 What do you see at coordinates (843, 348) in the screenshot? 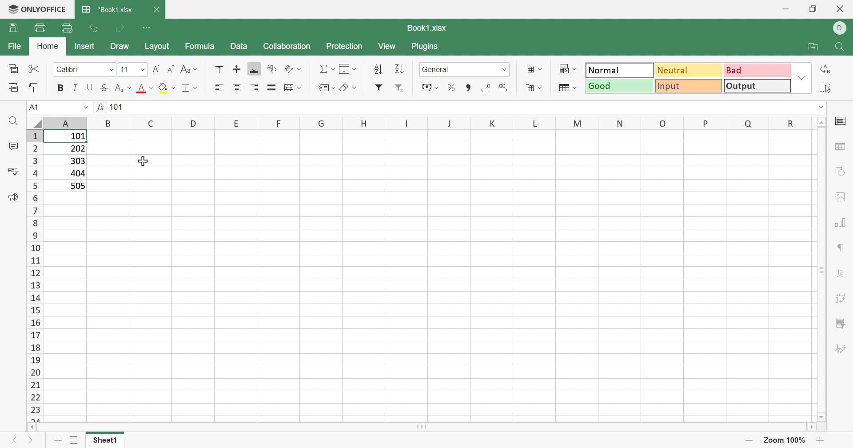
I see `Signature settings` at bounding box center [843, 348].